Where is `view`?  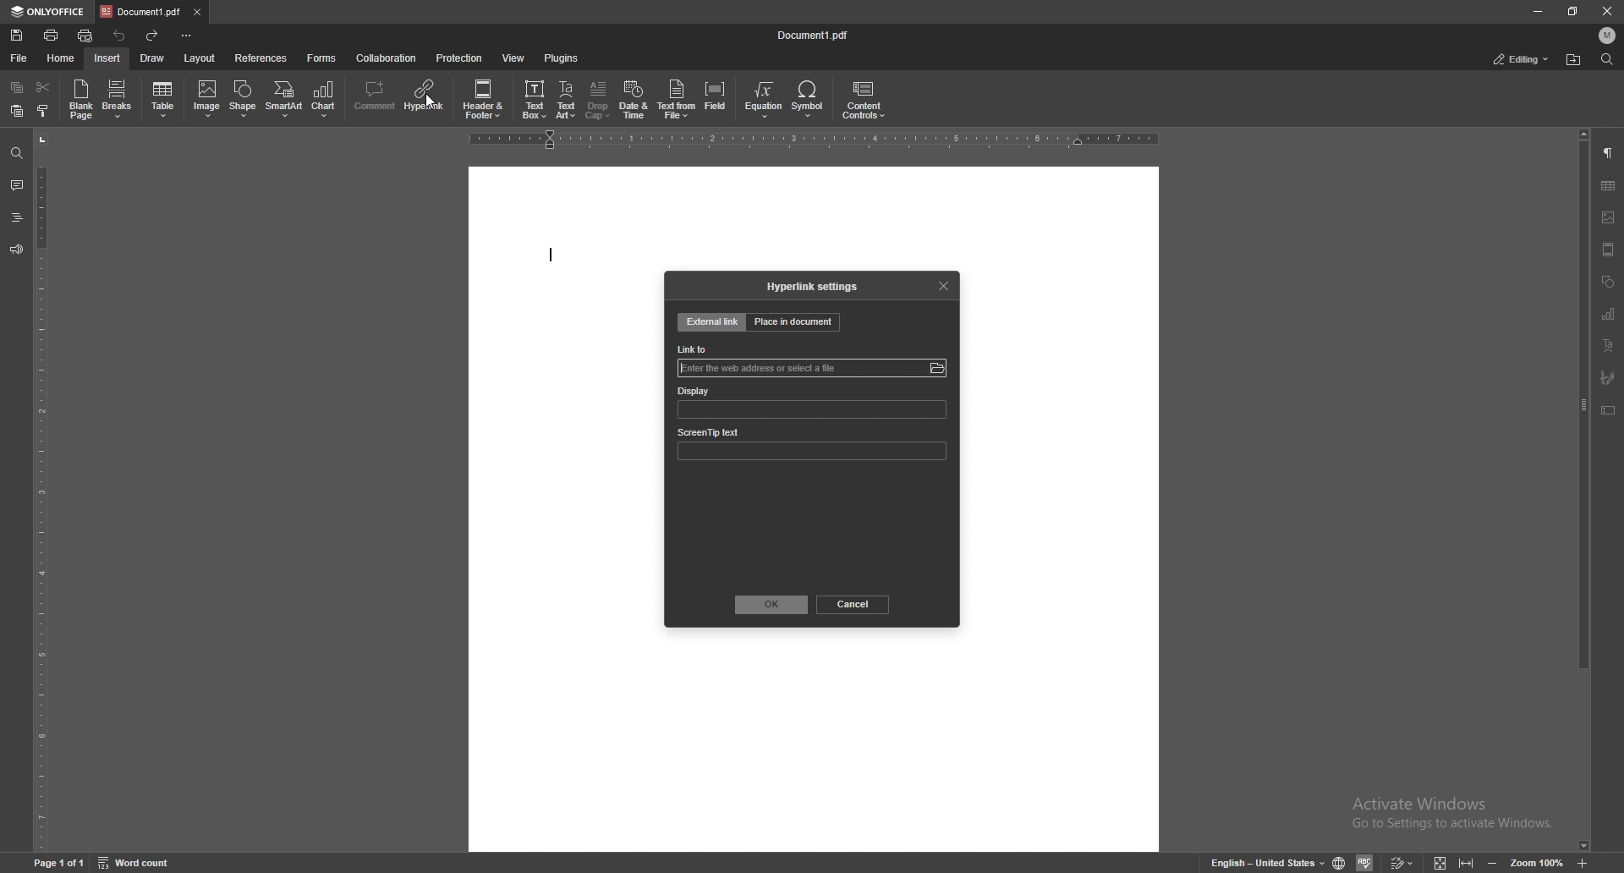
view is located at coordinates (513, 58).